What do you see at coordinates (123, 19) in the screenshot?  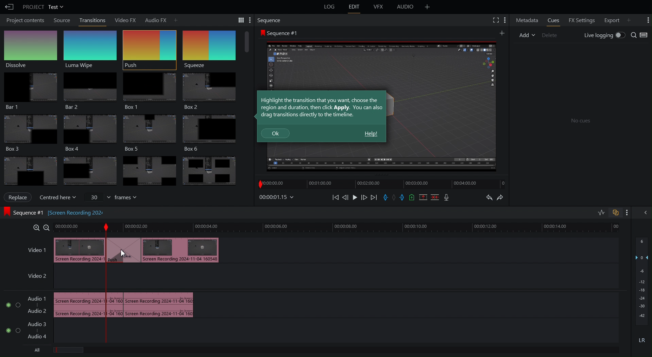 I see `Video FX` at bounding box center [123, 19].